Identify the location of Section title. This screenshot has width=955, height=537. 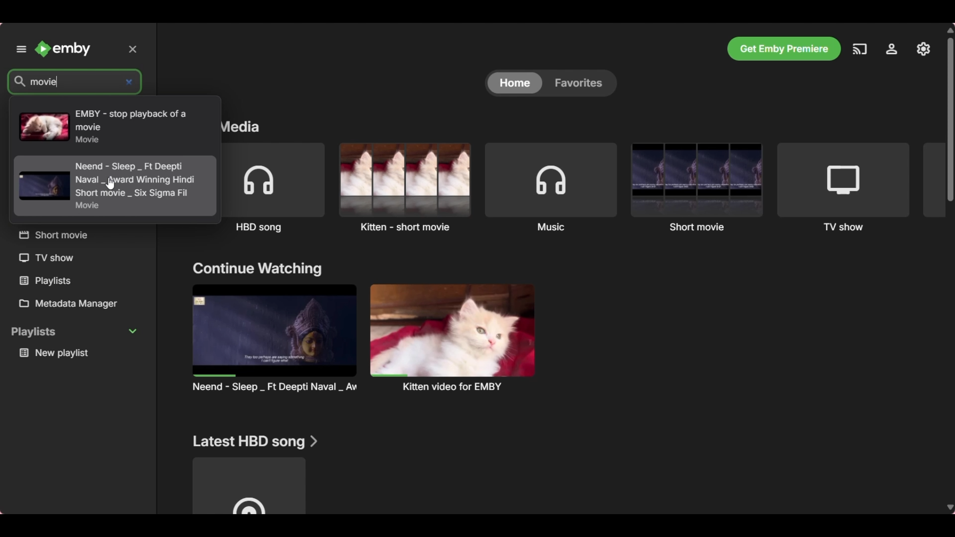
(258, 268).